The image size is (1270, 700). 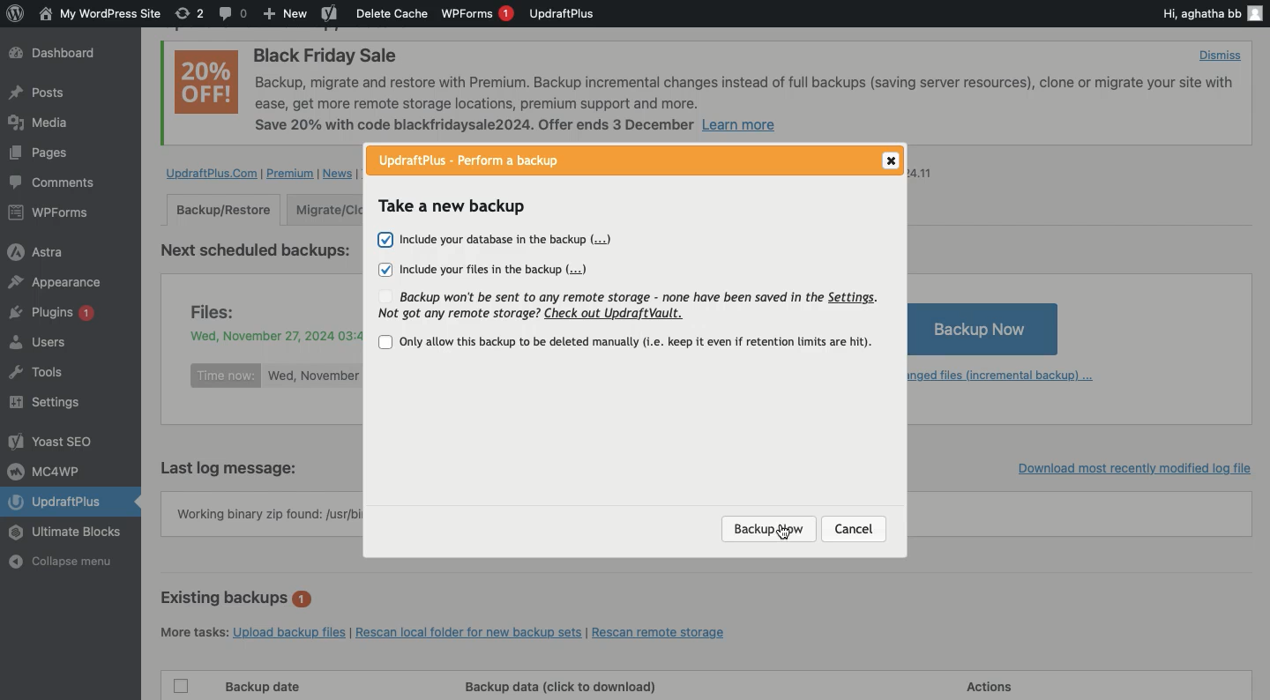 I want to click on Tools, so click(x=48, y=372).